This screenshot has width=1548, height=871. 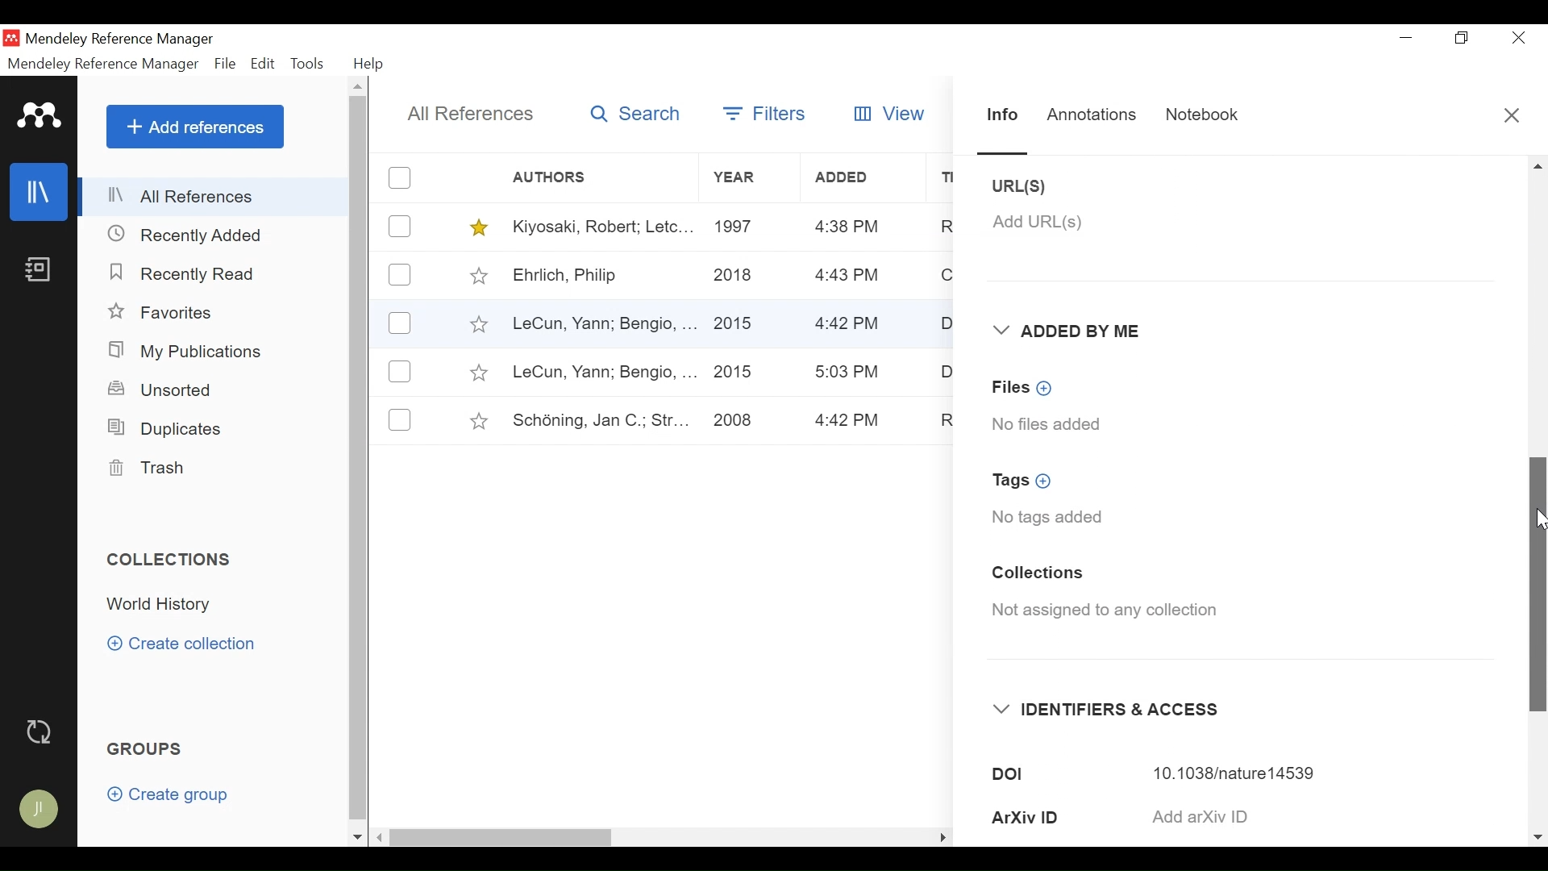 I want to click on Info, so click(x=1002, y=117).